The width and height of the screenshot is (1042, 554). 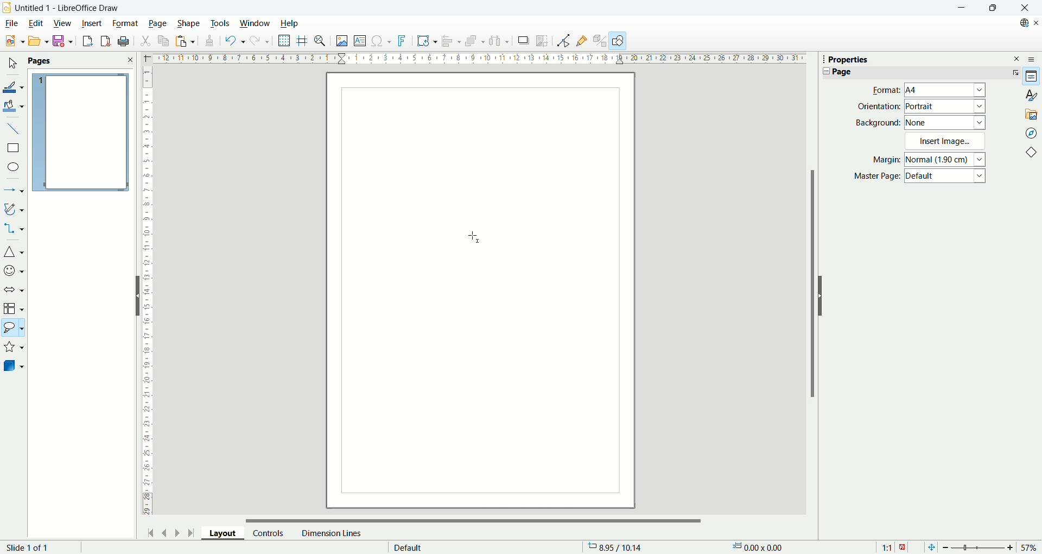 What do you see at coordinates (80, 133) in the screenshot?
I see `page` at bounding box center [80, 133].